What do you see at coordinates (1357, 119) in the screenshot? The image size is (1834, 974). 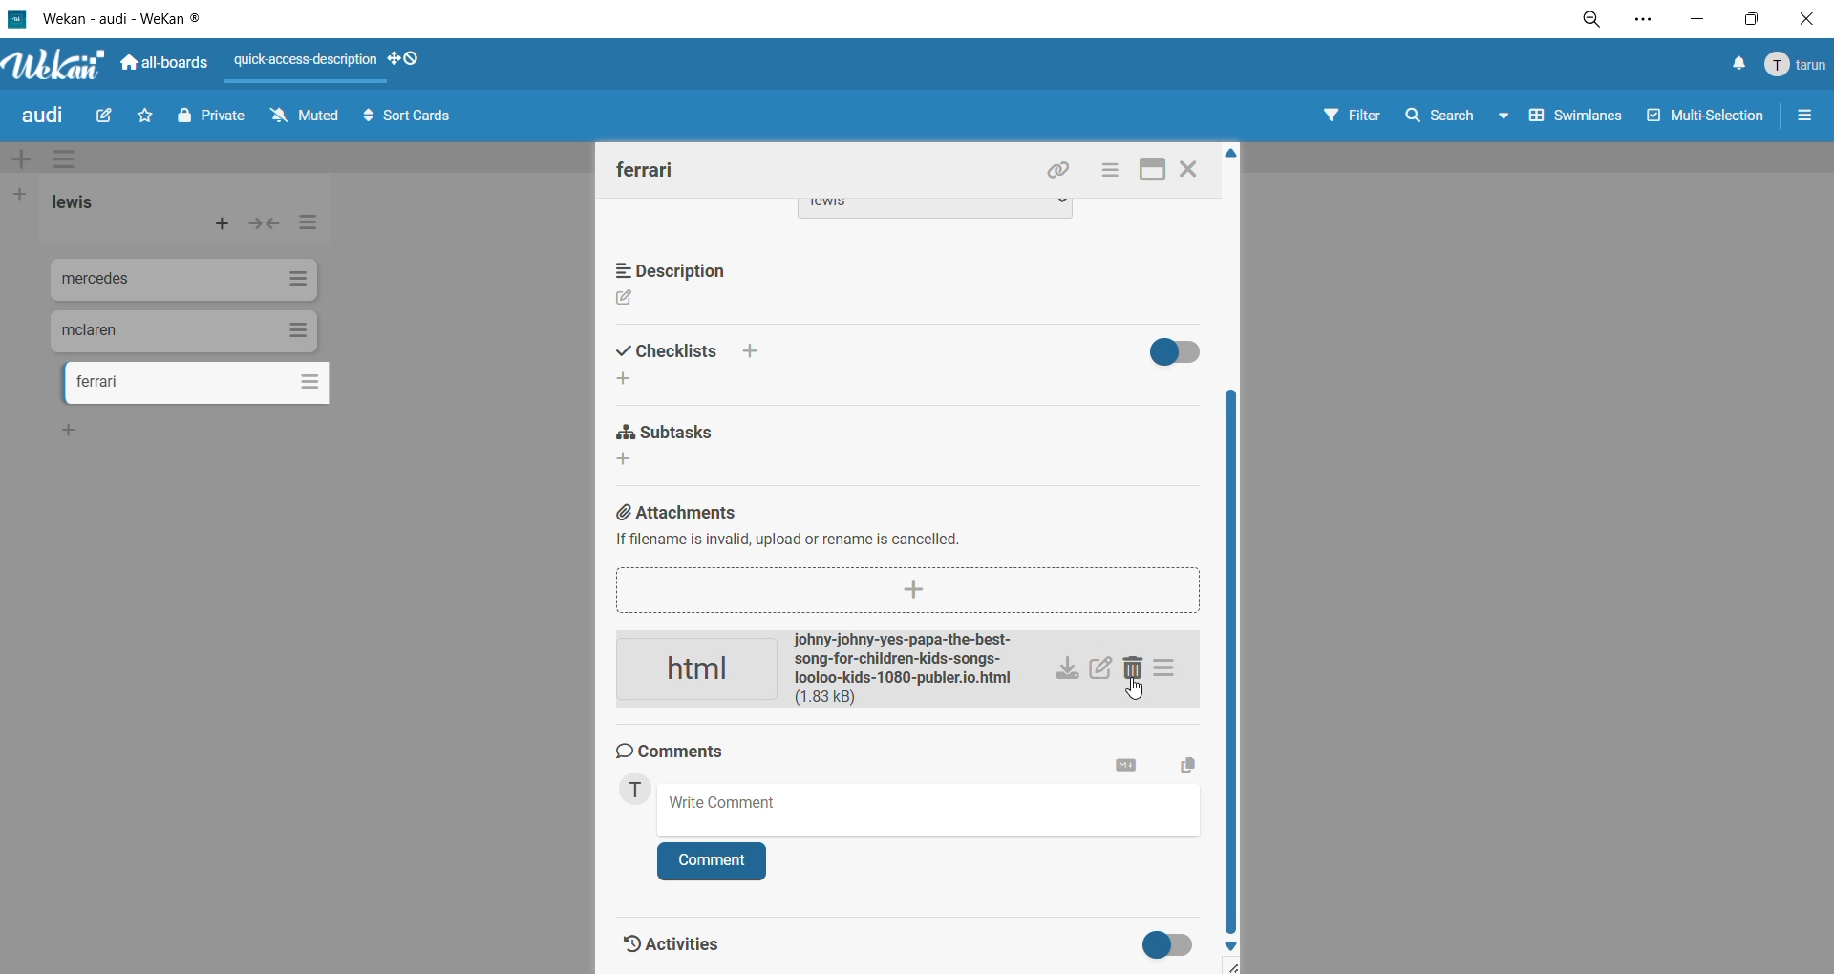 I see `filter` at bounding box center [1357, 119].